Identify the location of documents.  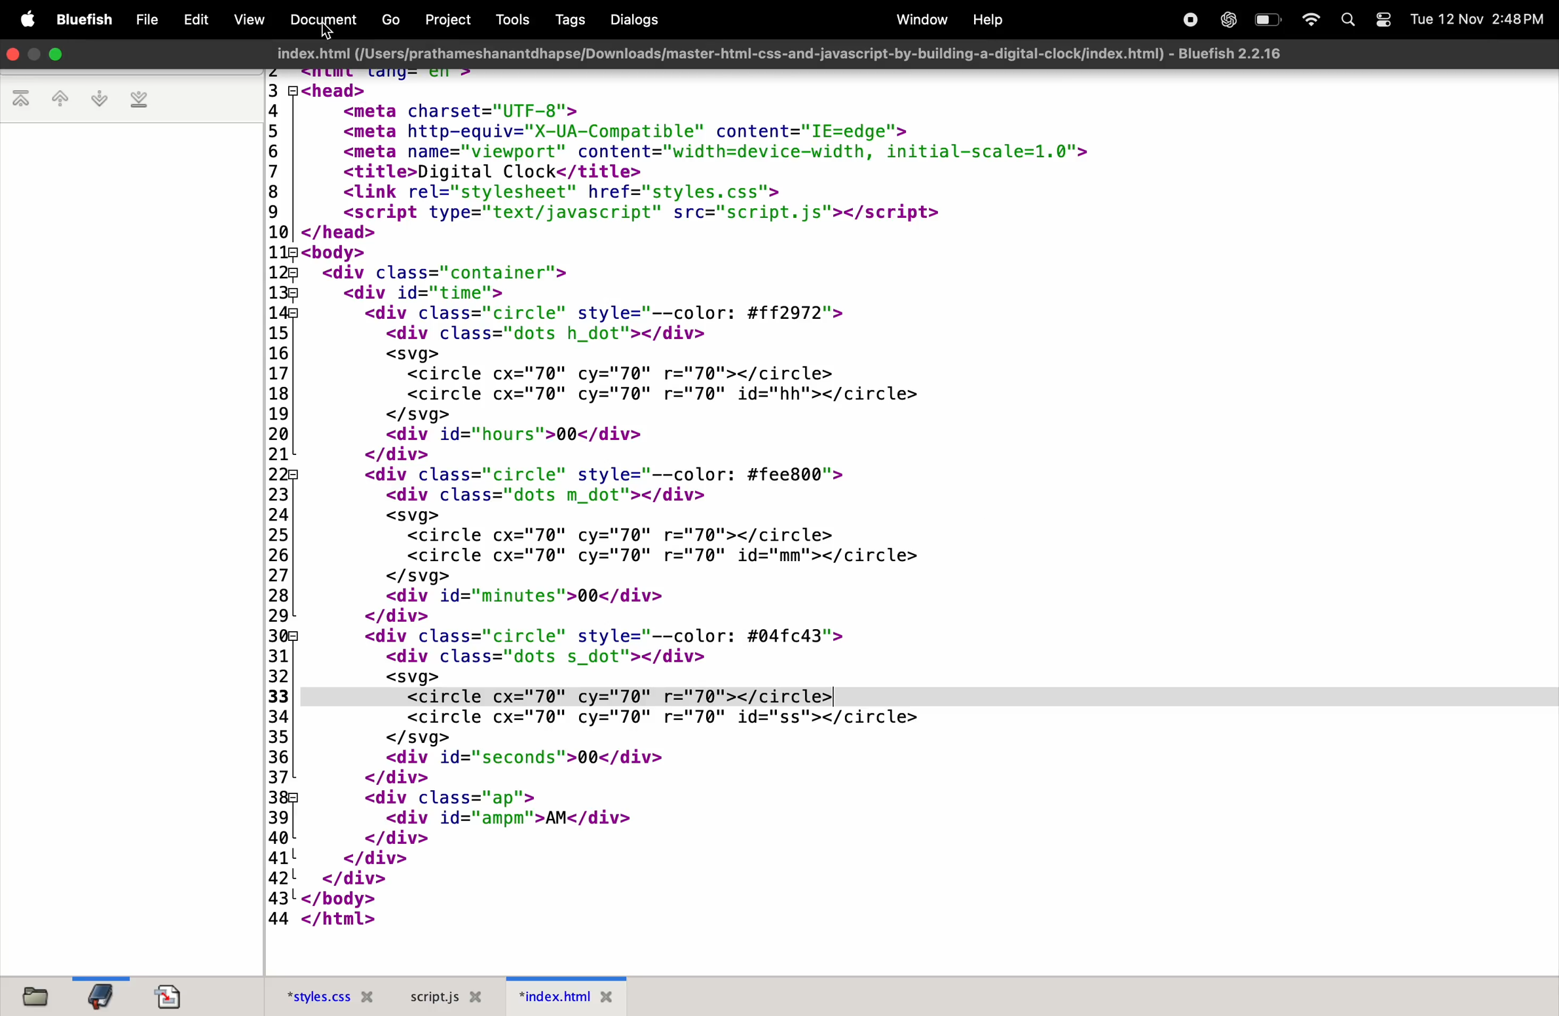
(175, 995).